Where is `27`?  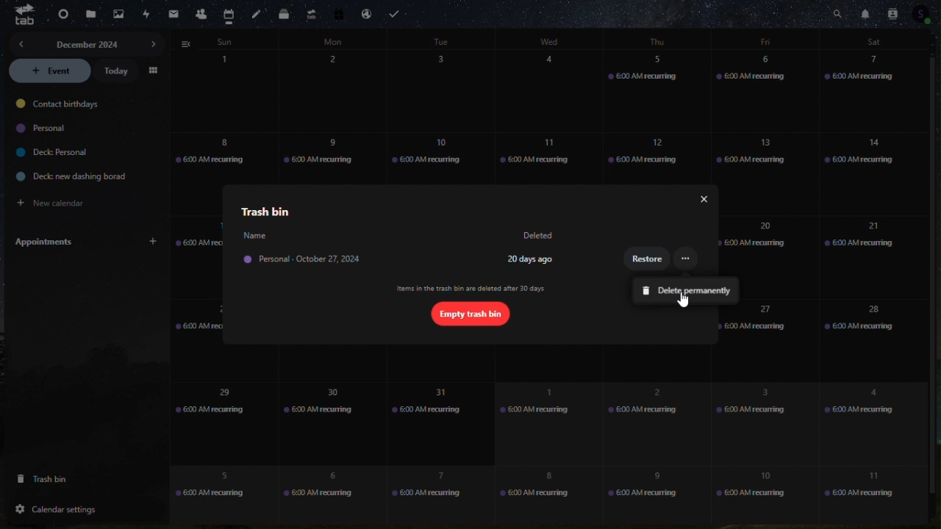
27 is located at coordinates (756, 334).